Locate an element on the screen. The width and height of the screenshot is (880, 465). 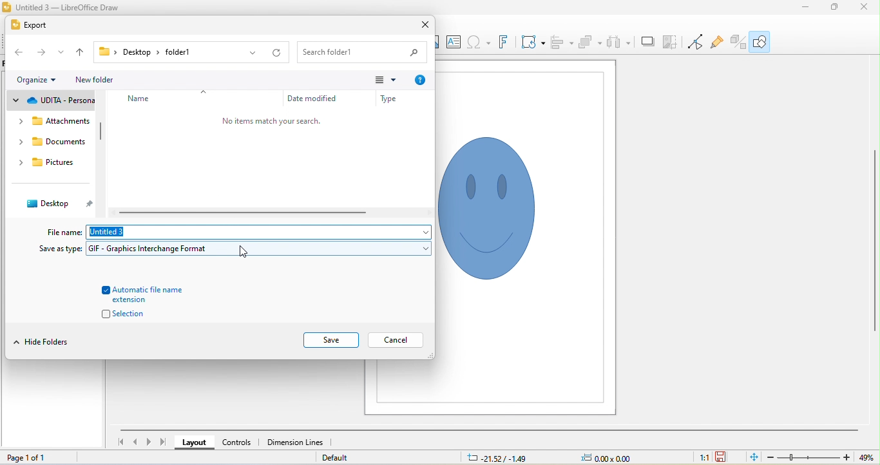
cursor movement is located at coordinates (244, 251).